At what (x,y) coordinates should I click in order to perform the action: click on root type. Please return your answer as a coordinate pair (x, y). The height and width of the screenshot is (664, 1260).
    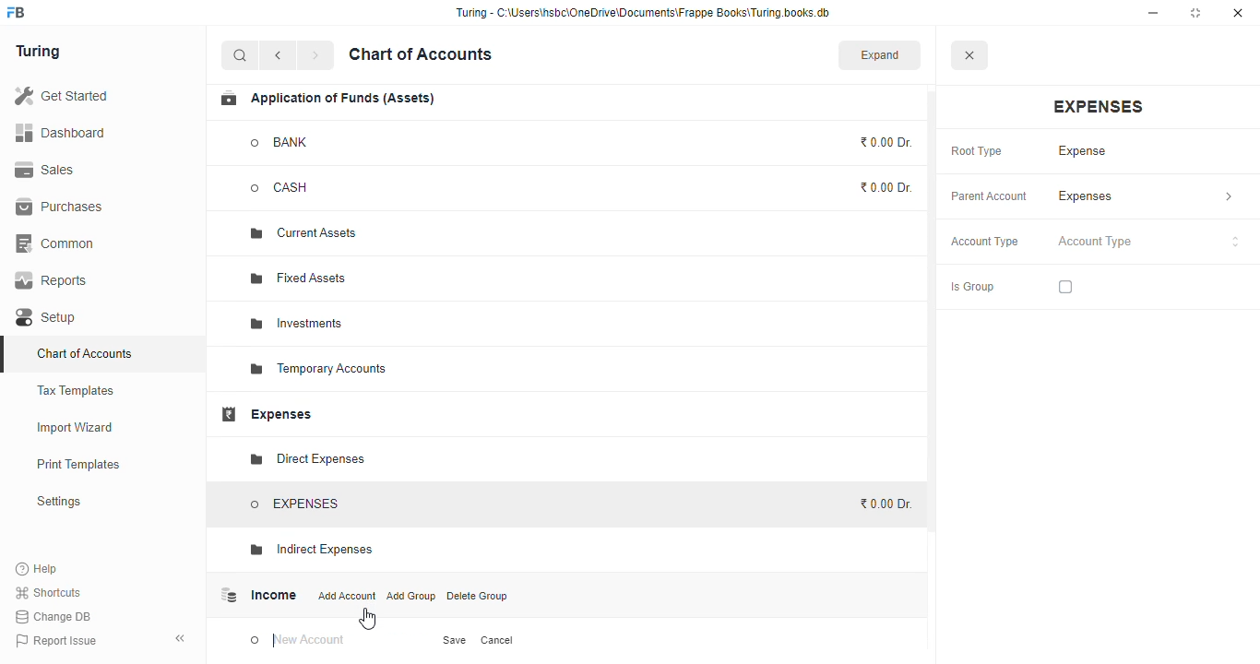
    Looking at the image, I should click on (977, 152).